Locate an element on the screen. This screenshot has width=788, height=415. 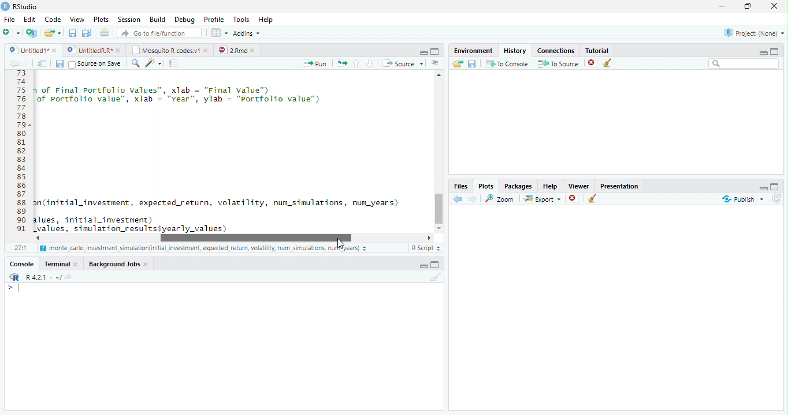
Scroll bar is located at coordinates (254, 237).